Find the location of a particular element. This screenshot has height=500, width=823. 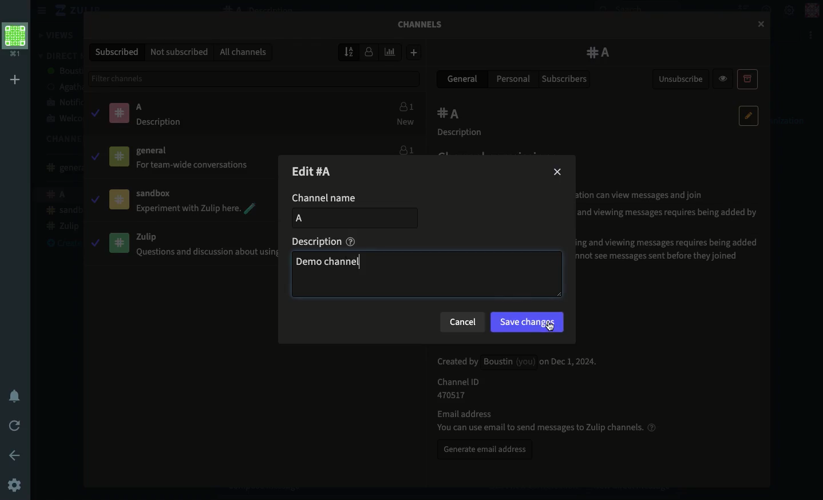

O Private, shared history: Joining and viewing messages requires being added by
a subscriber is located at coordinates (671, 219).